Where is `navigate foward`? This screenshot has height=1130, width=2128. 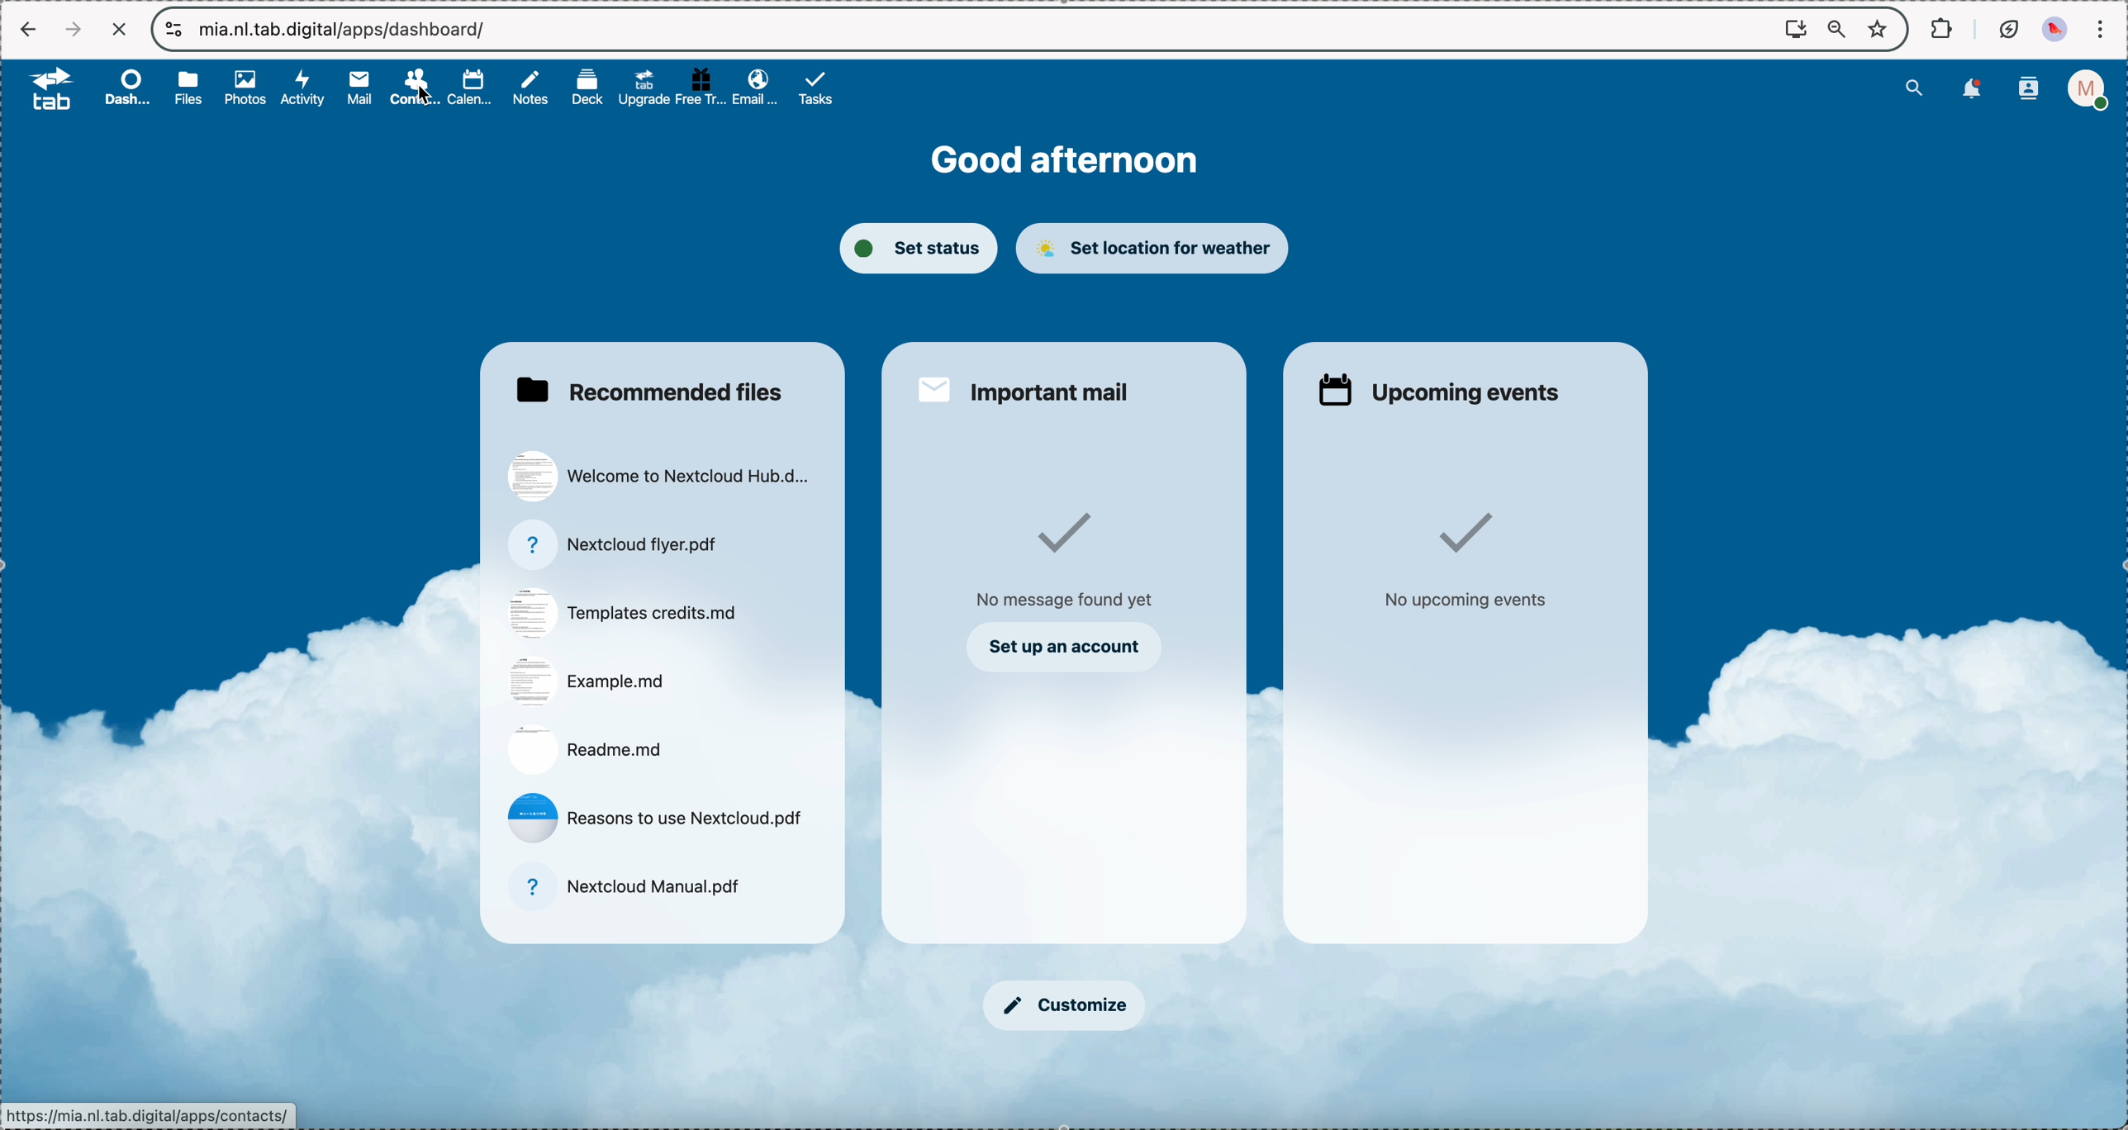 navigate foward is located at coordinates (69, 28).